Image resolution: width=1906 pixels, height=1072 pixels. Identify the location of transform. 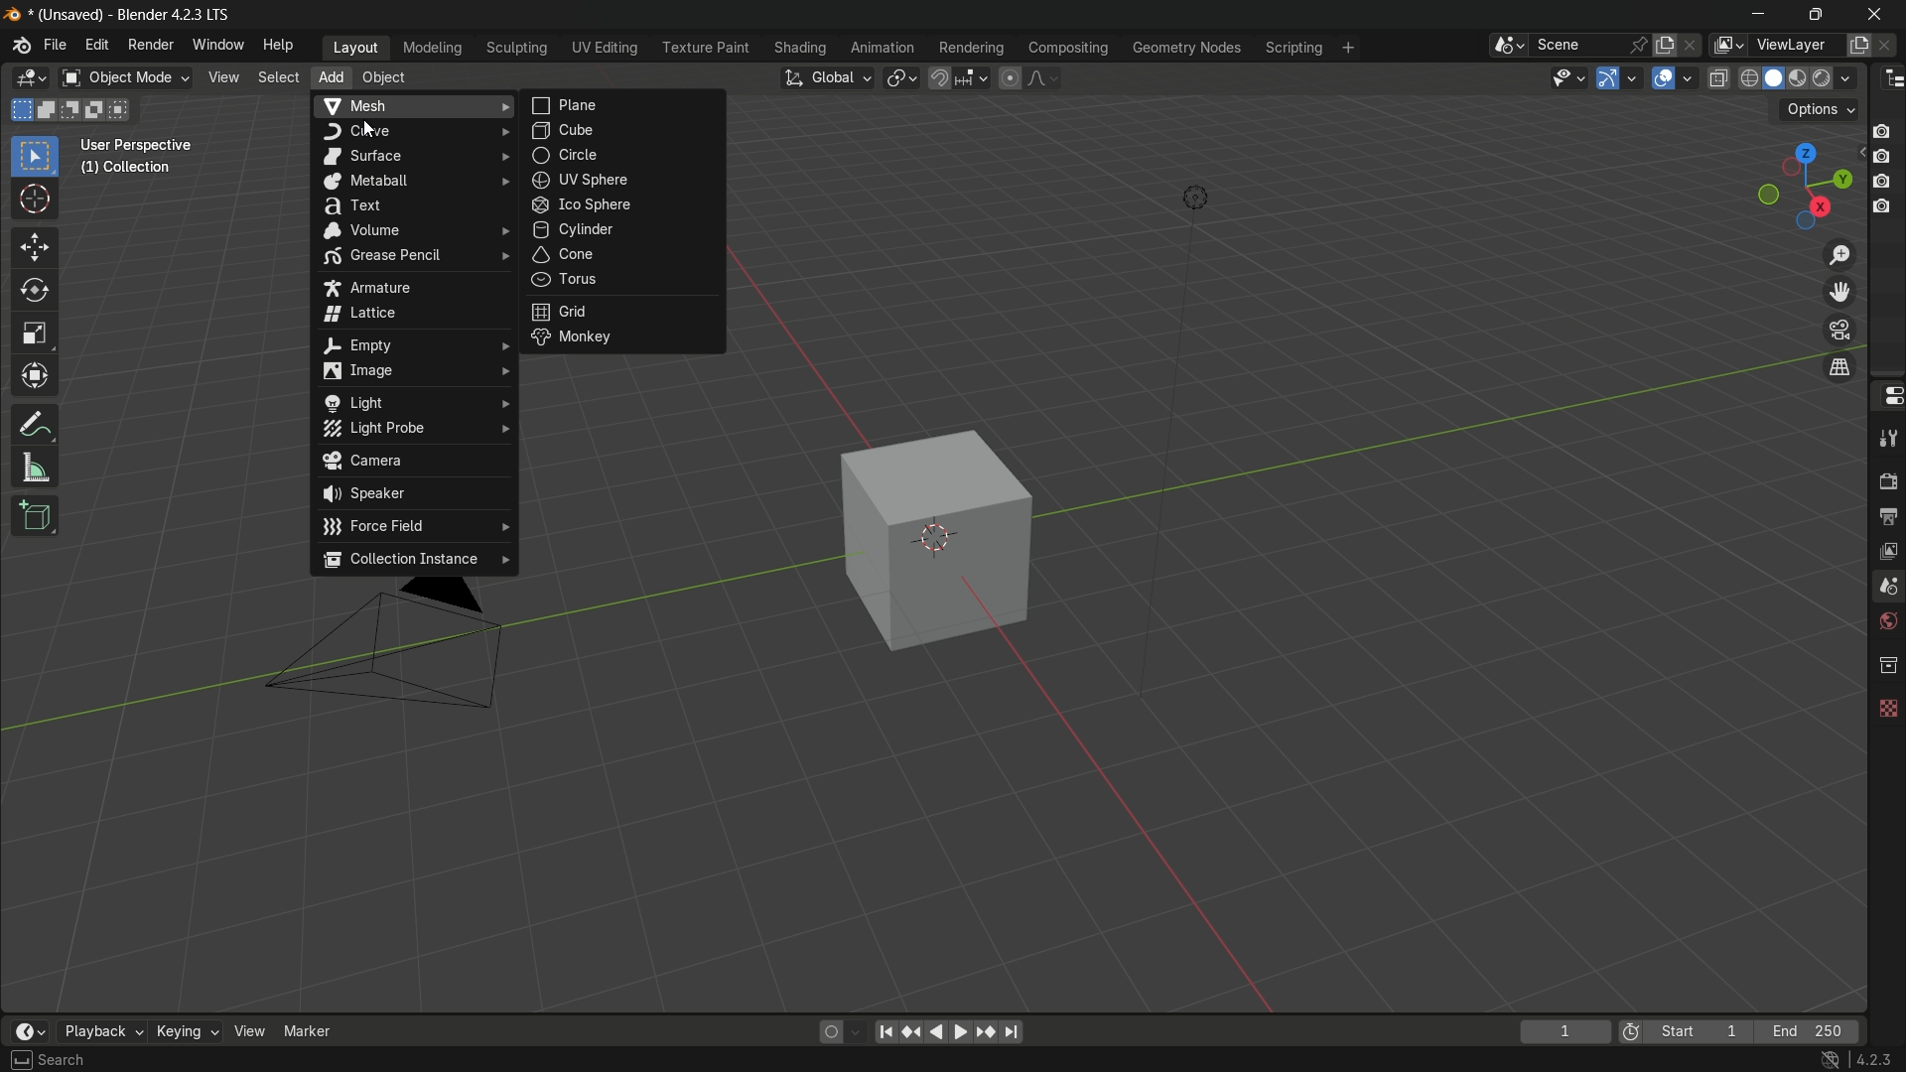
(36, 377).